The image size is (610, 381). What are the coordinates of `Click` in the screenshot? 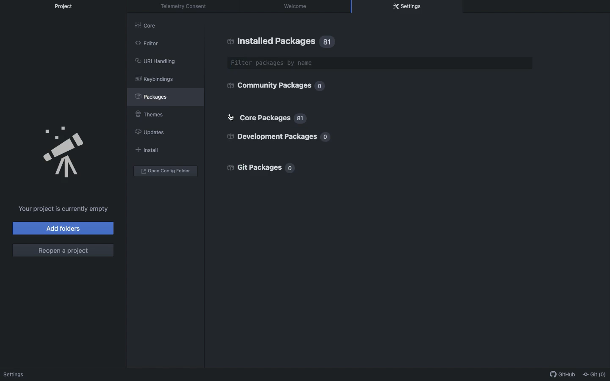 It's located at (230, 118).